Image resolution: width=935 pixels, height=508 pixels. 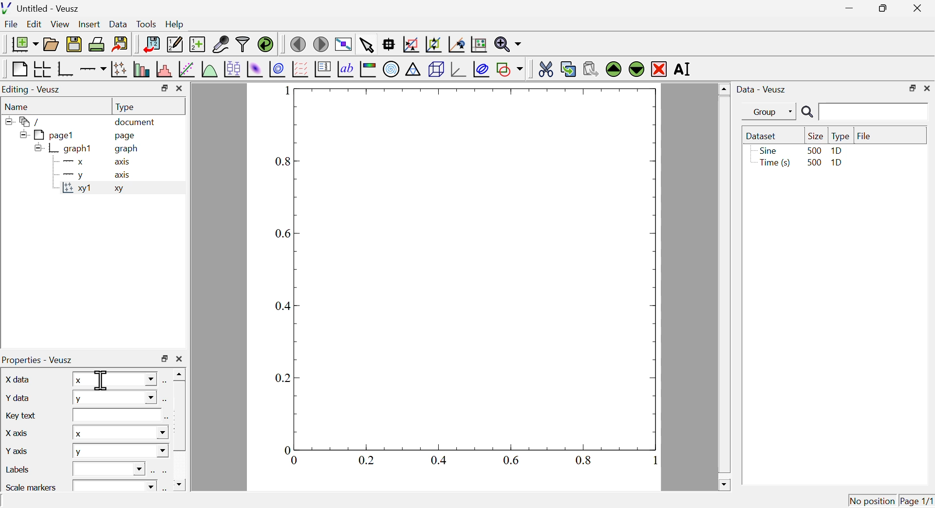 What do you see at coordinates (413, 71) in the screenshot?
I see `ternary graph` at bounding box center [413, 71].